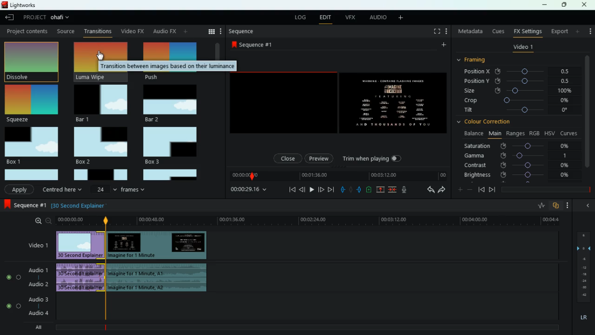 The height and width of the screenshot is (335, 595). What do you see at coordinates (583, 318) in the screenshot?
I see `lr` at bounding box center [583, 318].